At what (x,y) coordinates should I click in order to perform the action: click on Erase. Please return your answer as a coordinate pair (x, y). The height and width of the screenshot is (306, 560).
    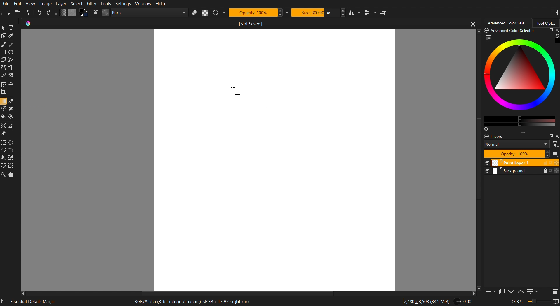
    Looking at the image, I should click on (195, 13).